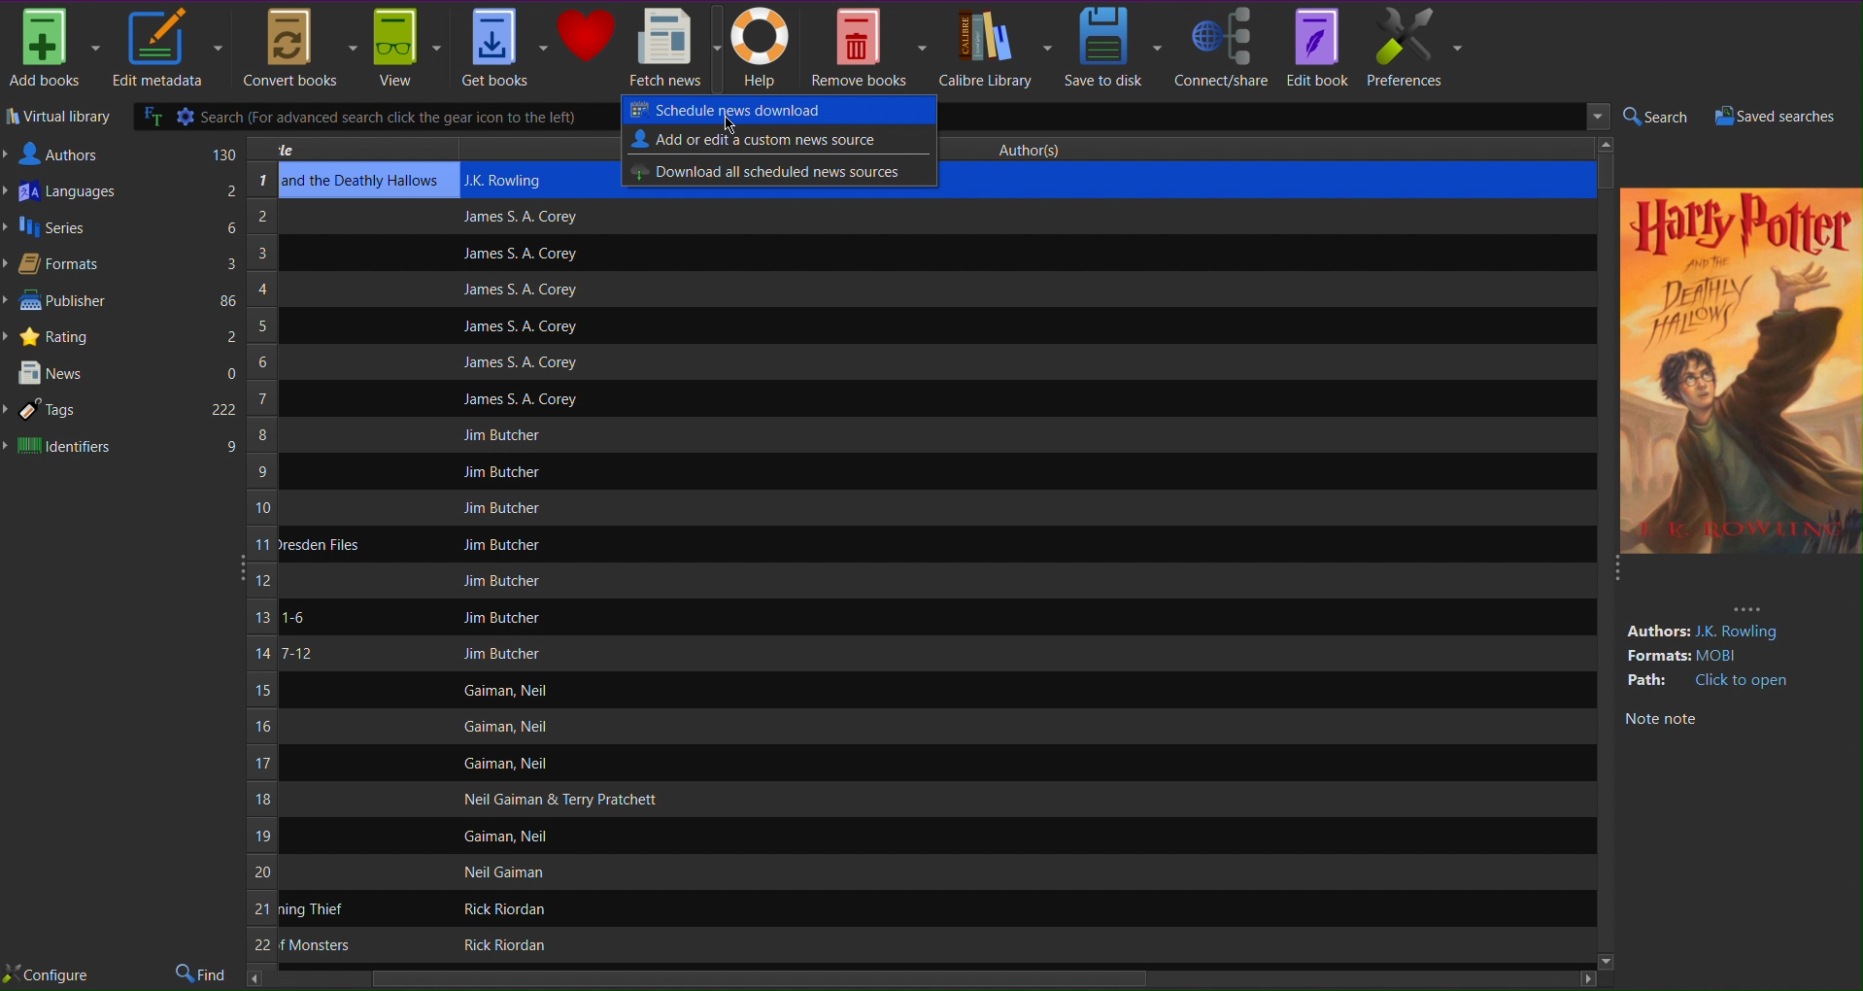  What do you see at coordinates (1649, 680) in the screenshot?
I see `Path:` at bounding box center [1649, 680].